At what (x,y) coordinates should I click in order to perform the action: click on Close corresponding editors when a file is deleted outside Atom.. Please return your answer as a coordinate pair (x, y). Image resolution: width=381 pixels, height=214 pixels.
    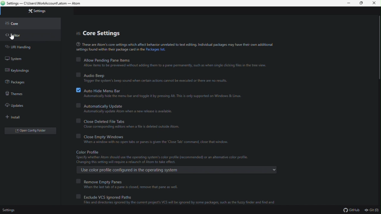
    Looking at the image, I should click on (133, 126).